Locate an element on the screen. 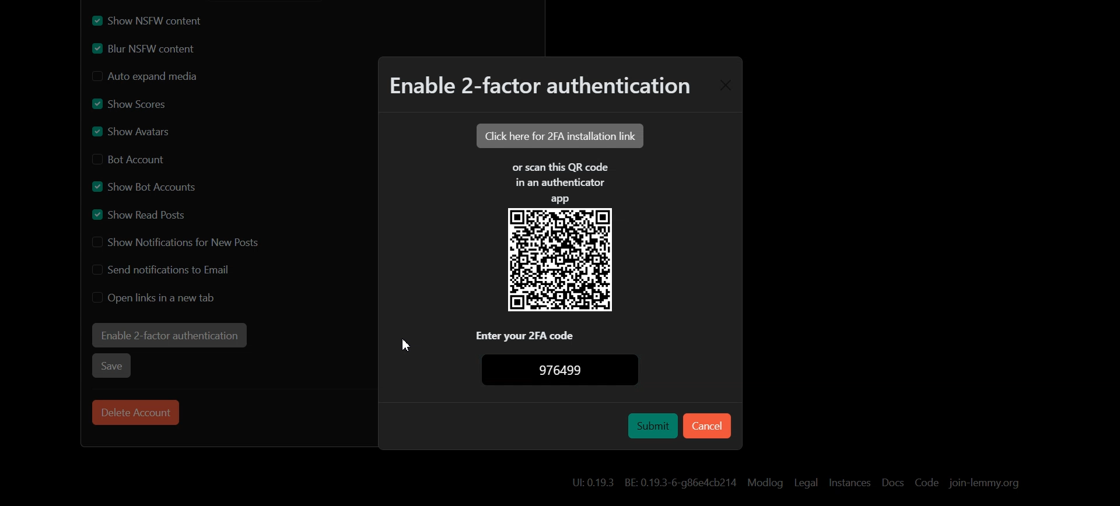  Enable Show NSFW content is located at coordinates (164, 20).